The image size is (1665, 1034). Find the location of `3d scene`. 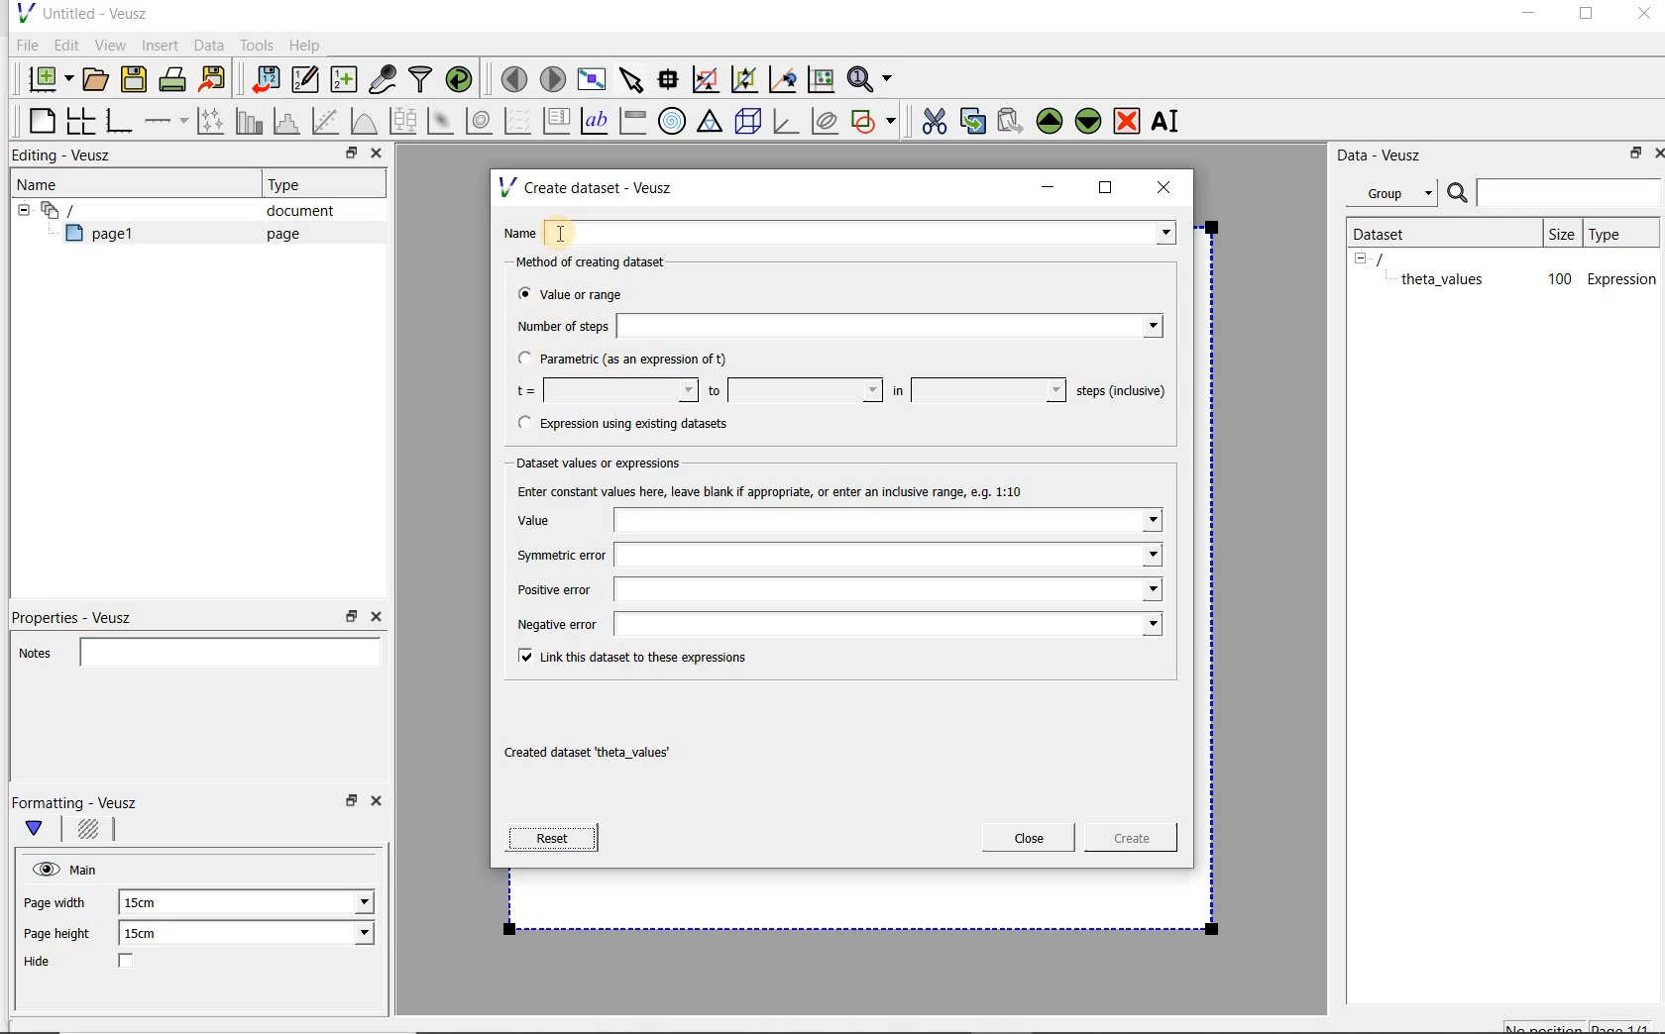

3d scene is located at coordinates (749, 123).